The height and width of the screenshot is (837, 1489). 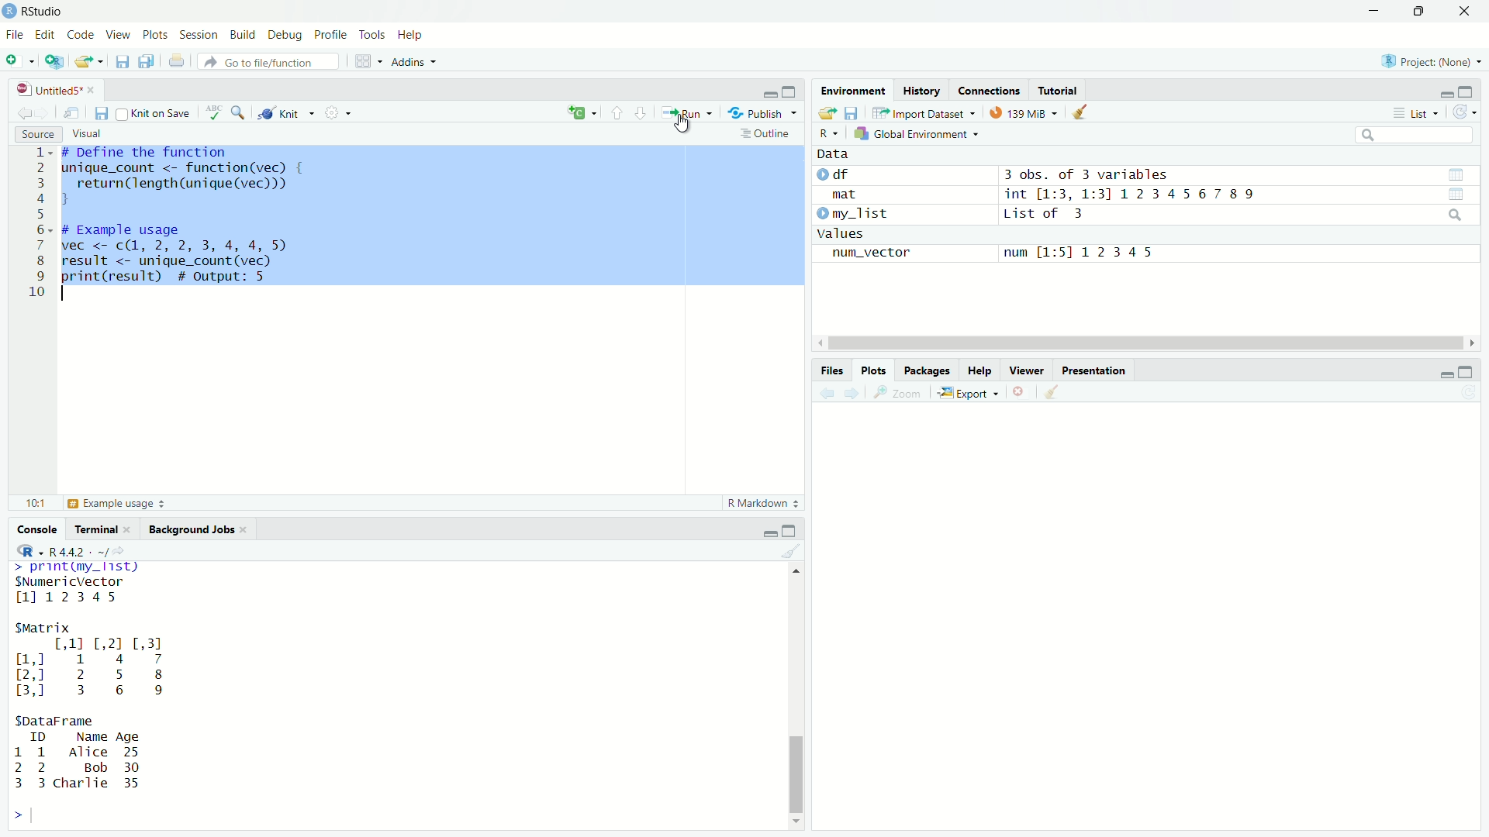 I want to click on minimize, so click(x=1446, y=95).